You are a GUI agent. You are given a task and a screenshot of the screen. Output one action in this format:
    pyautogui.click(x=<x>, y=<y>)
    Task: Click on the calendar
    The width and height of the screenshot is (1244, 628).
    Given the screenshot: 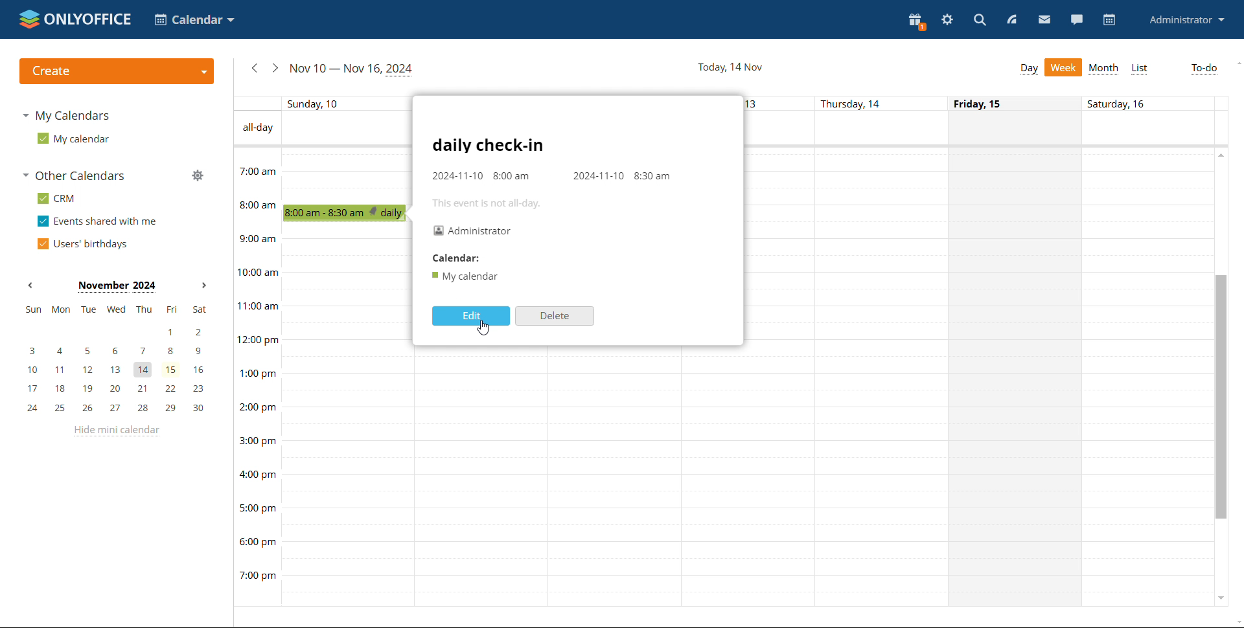 What is the action you would take?
    pyautogui.click(x=1108, y=20)
    